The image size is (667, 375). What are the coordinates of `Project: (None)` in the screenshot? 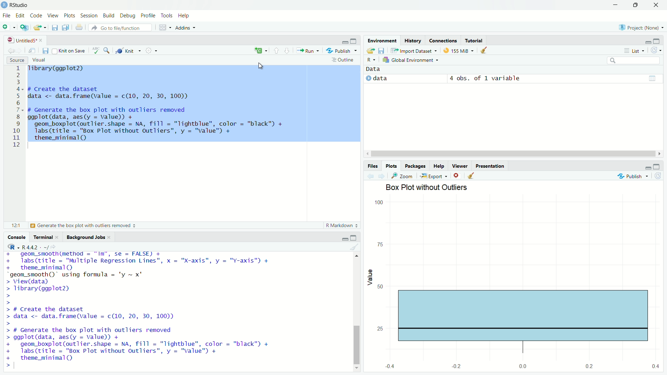 It's located at (642, 28).